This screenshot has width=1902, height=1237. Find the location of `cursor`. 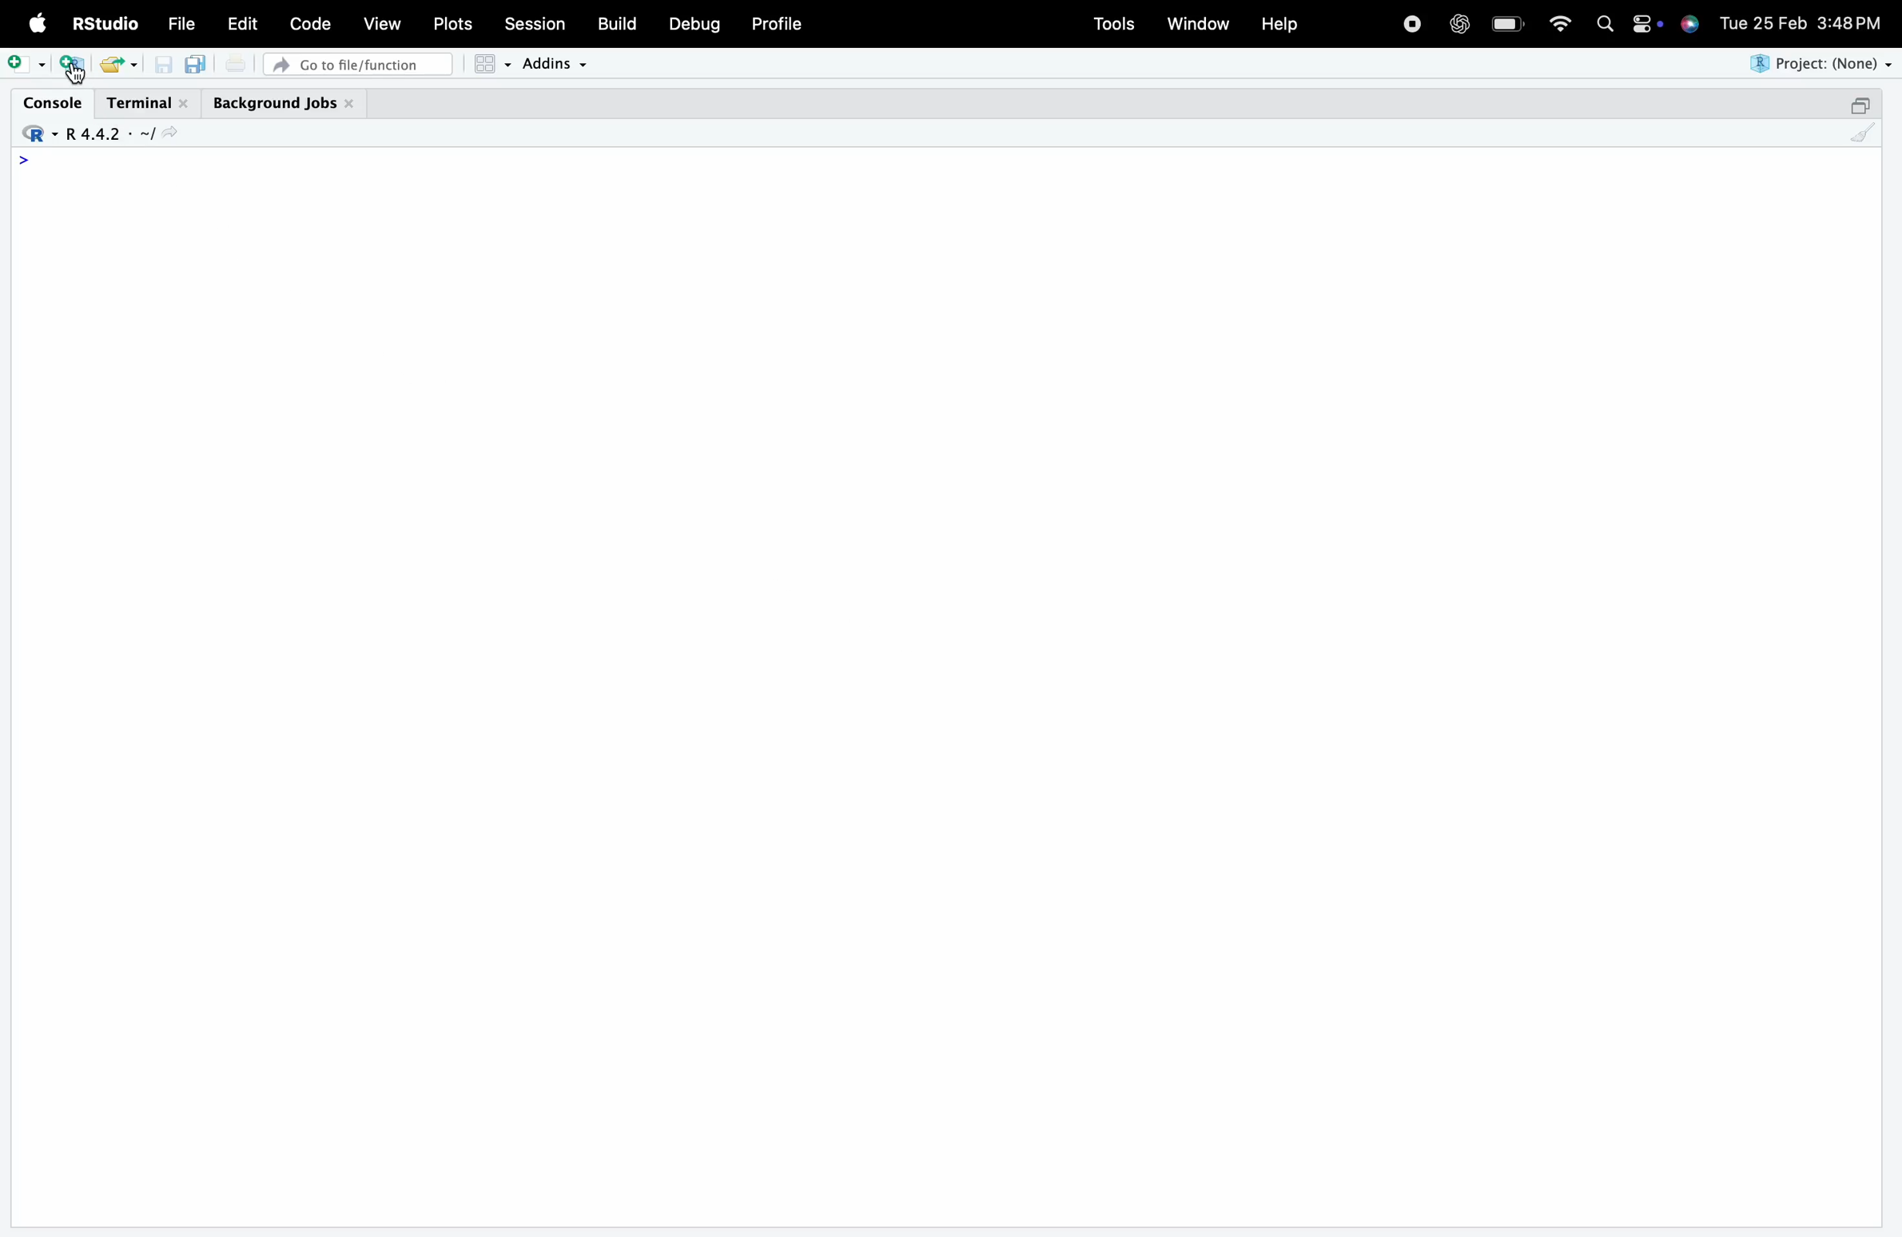

cursor is located at coordinates (76, 74).